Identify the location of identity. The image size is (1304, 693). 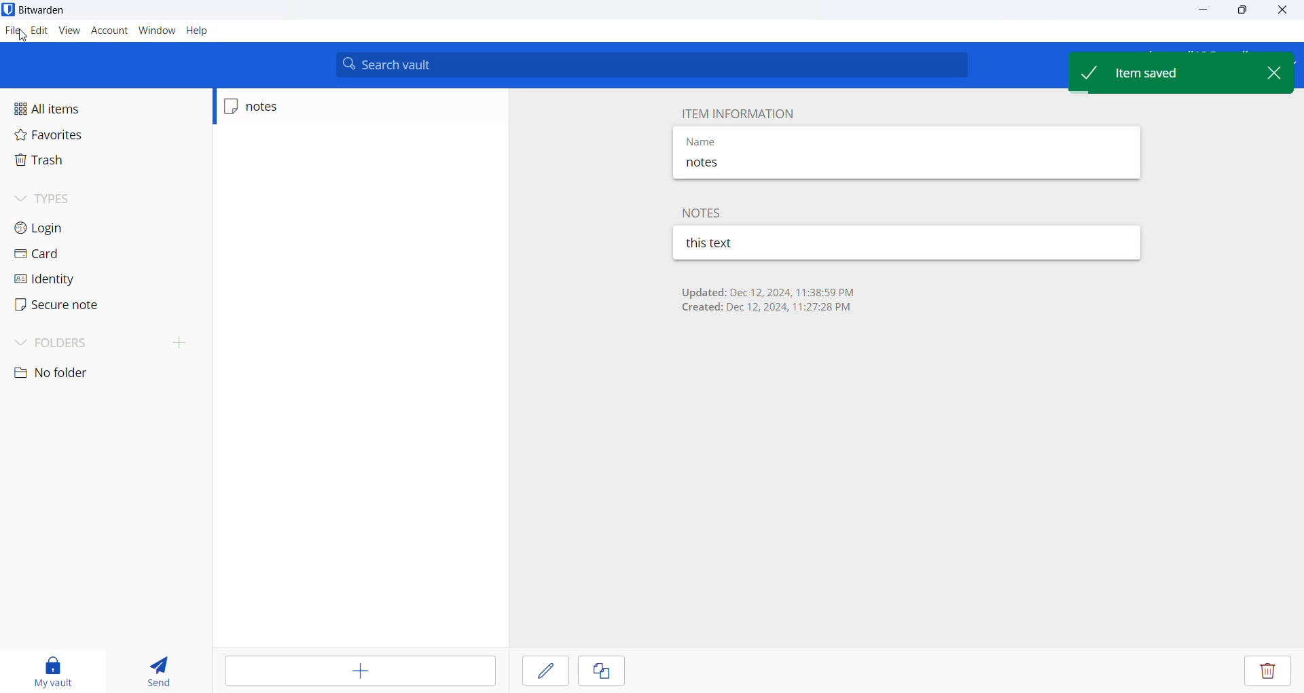
(62, 282).